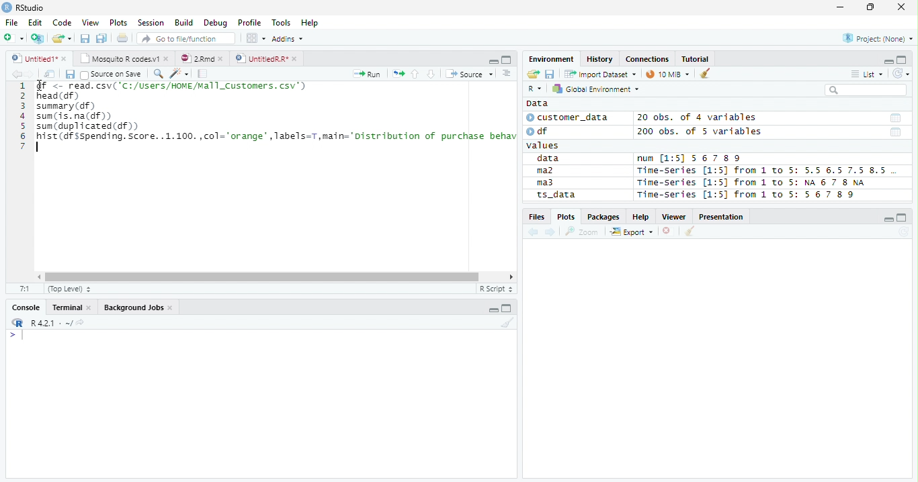 This screenshot has height=482, width=918. What do you see at coordinates (723, 217) in the screenshot?
I see `Presentation` at bounding box center [723, 217].